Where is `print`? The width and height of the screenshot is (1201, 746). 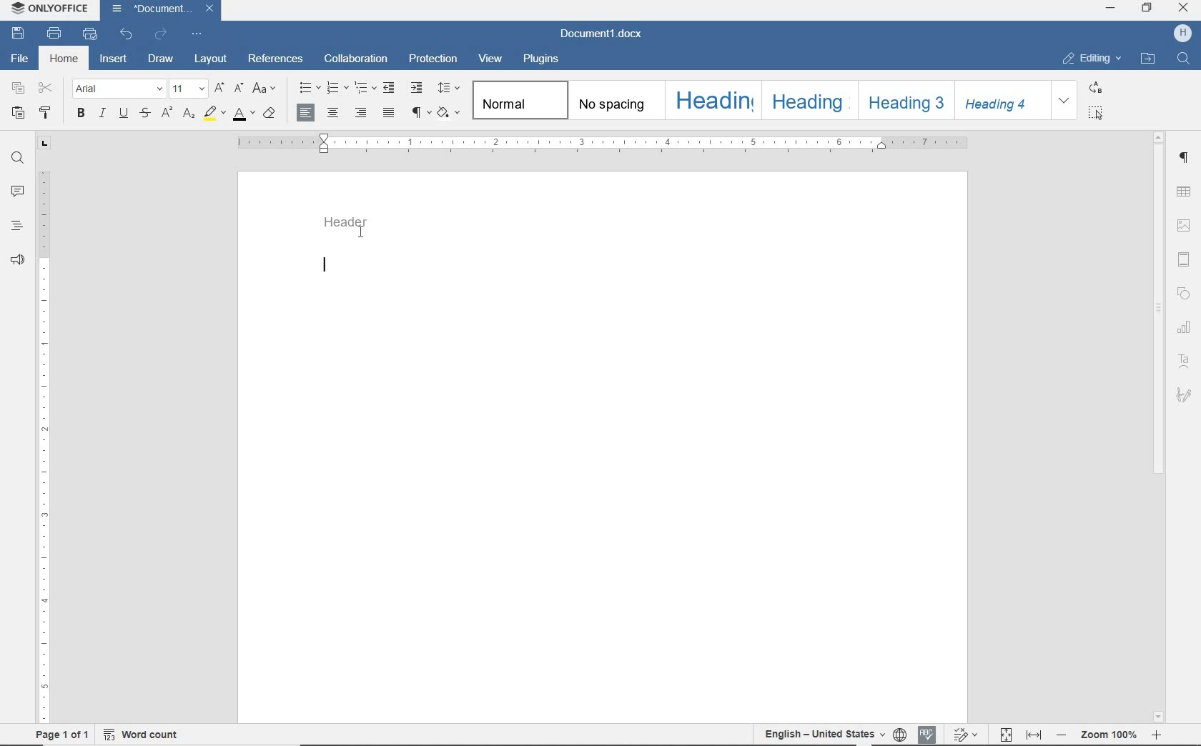
print is located at coordinates (56, 34).